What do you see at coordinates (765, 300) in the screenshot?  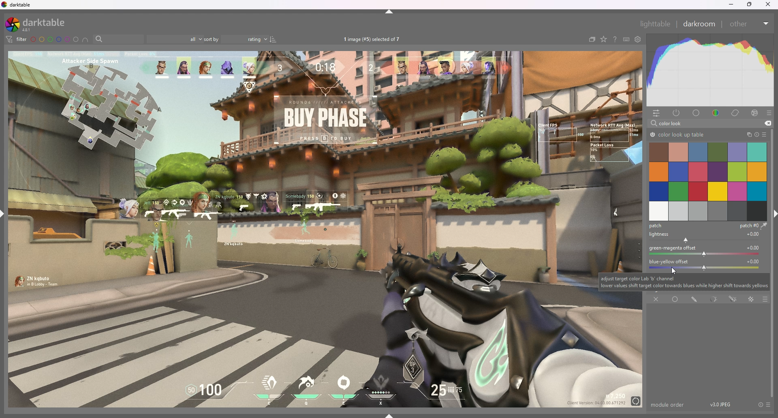 I see `blending options` at bounding box center [765, 300].